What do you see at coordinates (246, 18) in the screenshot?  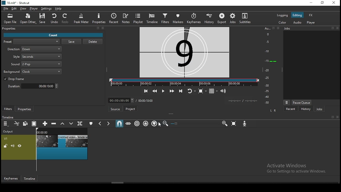 I see `subtitle` at bounding box center [246, 18].